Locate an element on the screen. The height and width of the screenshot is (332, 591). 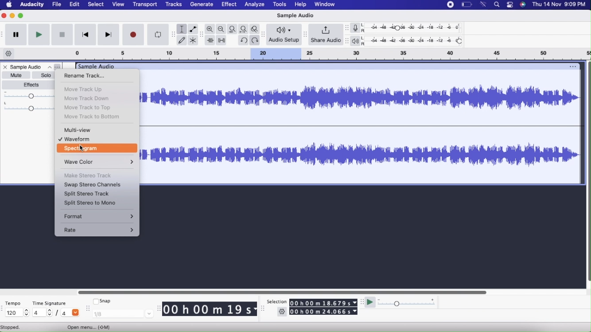
Record meter is located at coordinates (358, 28).